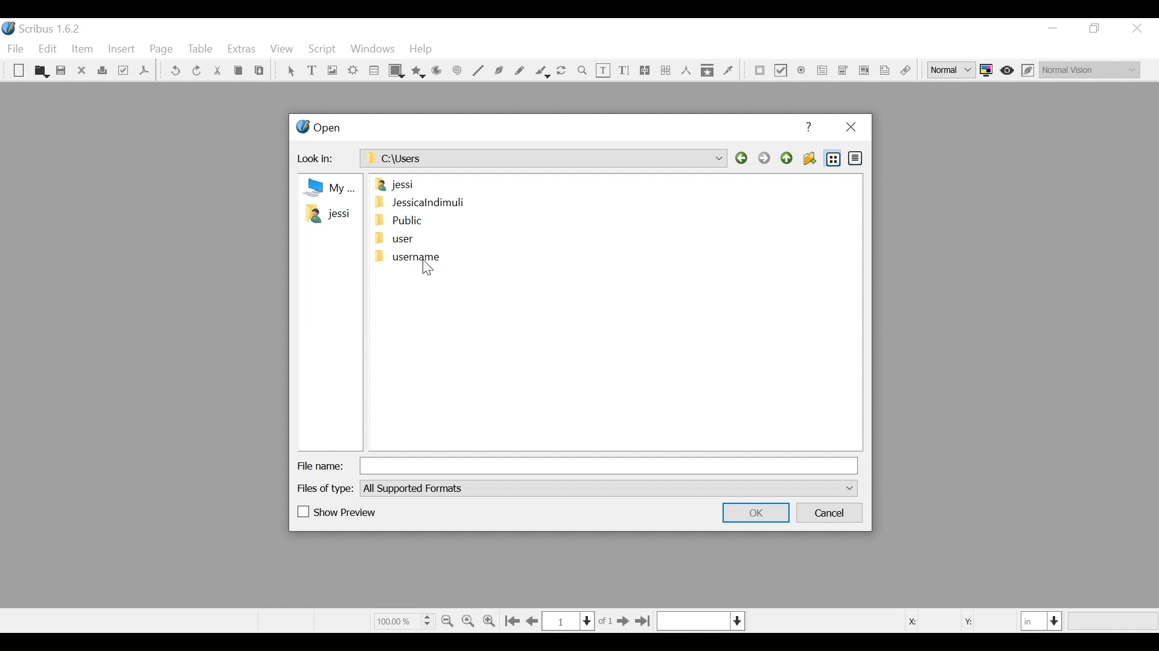 The width and height of the screenshot is (1159, 651). Describe the element at coordinates (176, 71) in the screenshot. I see `undo` at that location.